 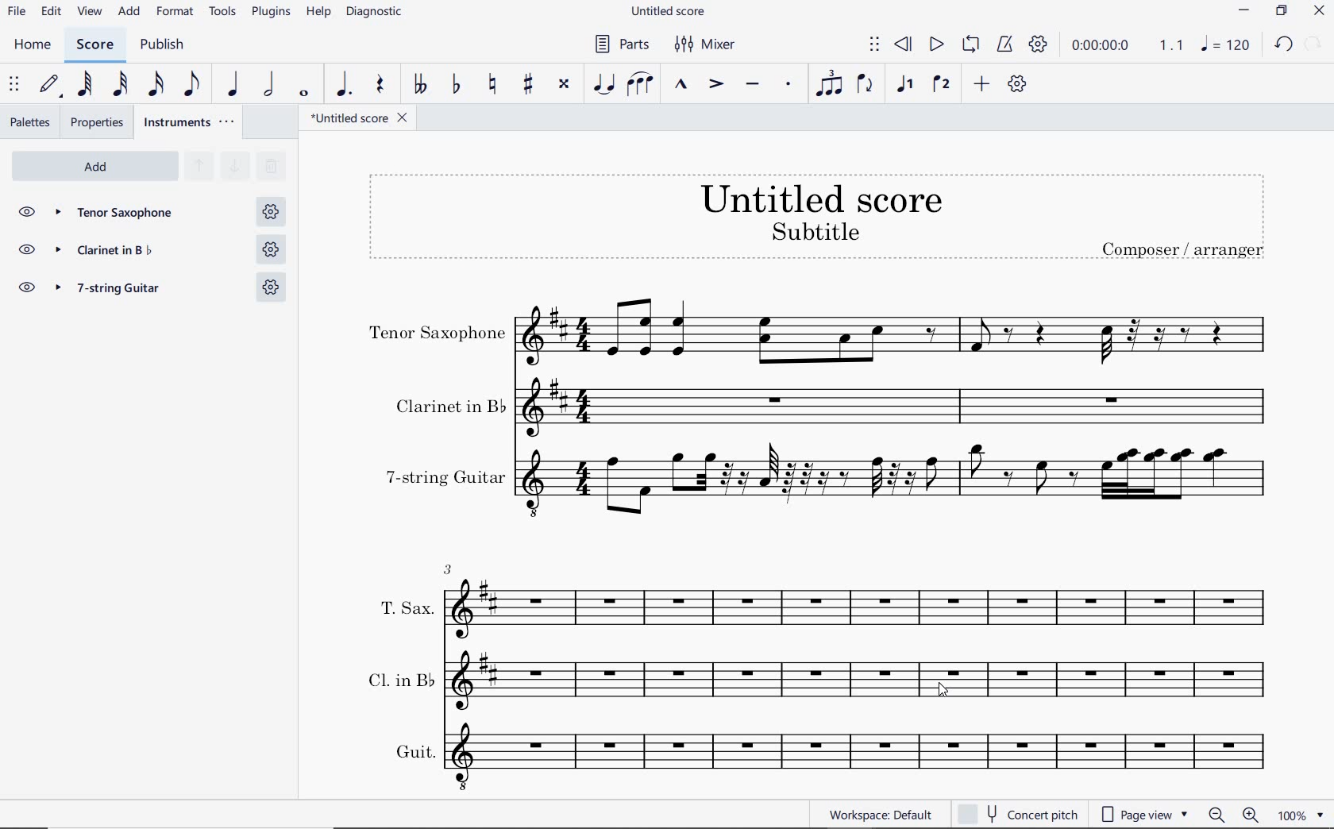 What do you see at coordinates (817, 409) in the screenshot?
I see `Clarinet in B added in the middle` at bounding box center [817, 409].